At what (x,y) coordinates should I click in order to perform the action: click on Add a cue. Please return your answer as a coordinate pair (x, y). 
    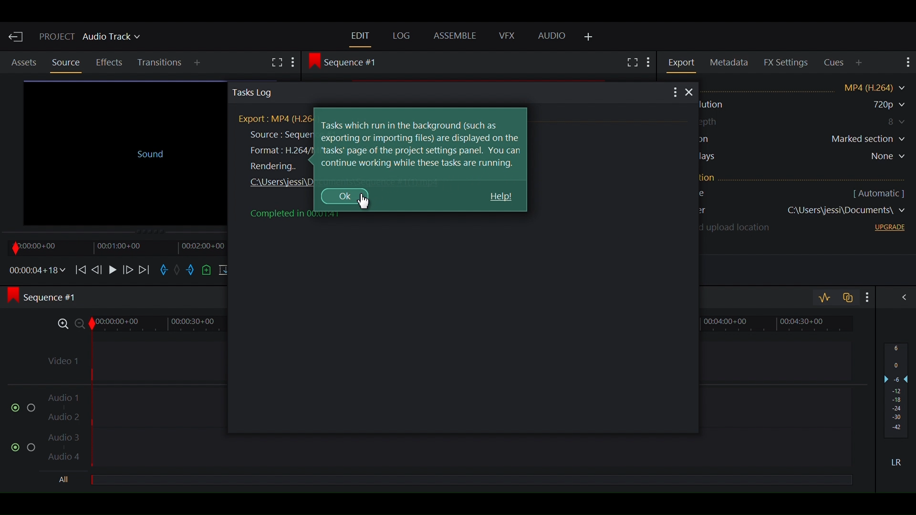
    Looking at the image, I should click on (208, 270).